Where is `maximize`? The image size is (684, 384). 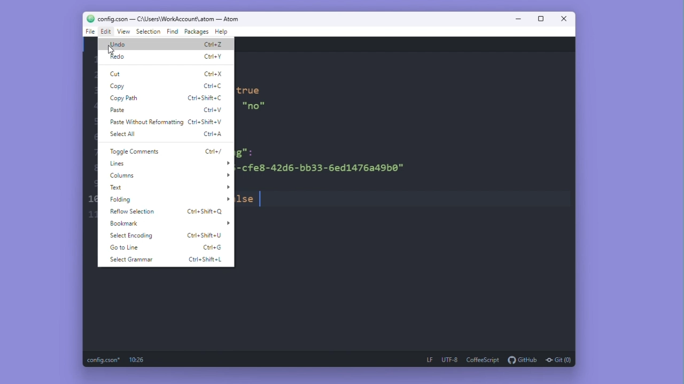
maximize is located at coordinates (543, 18).